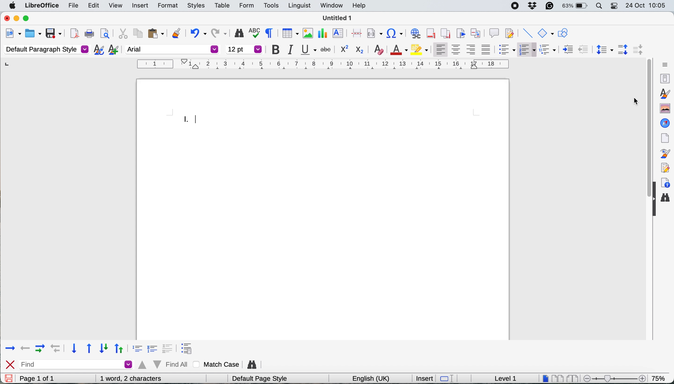  Describe the element at coordinates (343, 49) in the screenshot. I see `superscript` at that location.